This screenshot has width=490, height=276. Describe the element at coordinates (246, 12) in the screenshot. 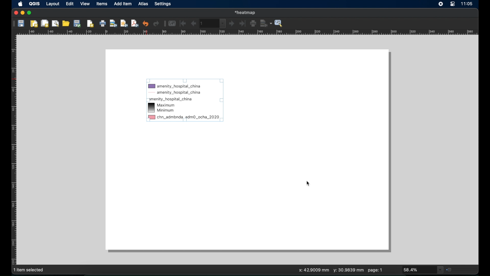

I see `heat map` at that location.